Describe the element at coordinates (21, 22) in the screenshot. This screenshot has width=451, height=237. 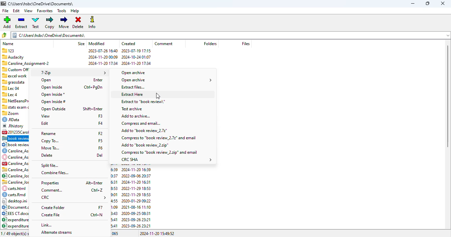
I see `extract` at that location.